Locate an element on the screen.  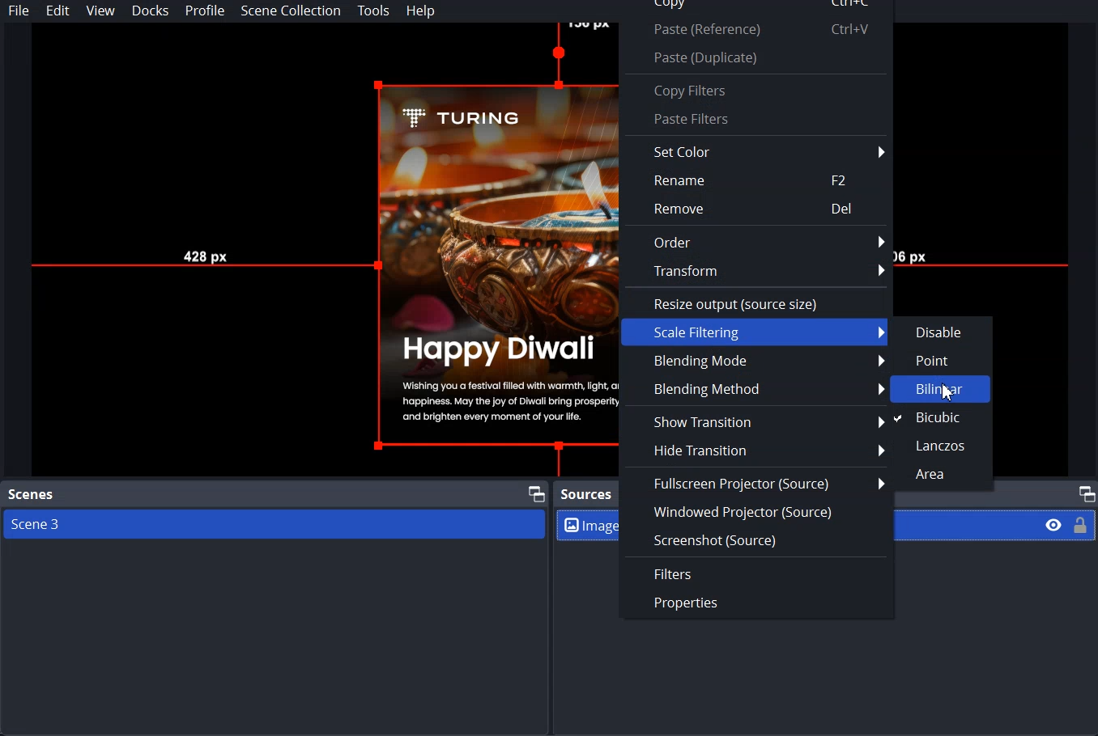
Window projector is located at coordinates (757, 512).